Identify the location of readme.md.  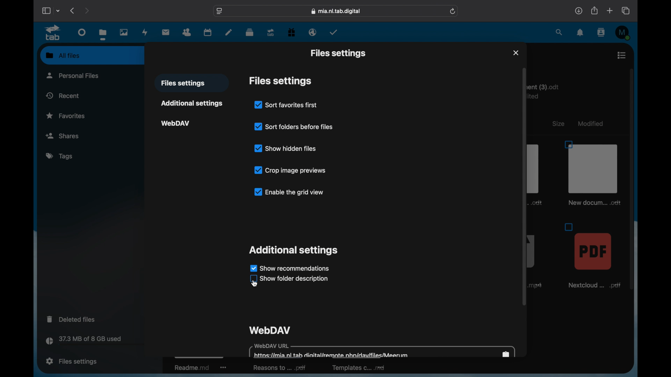
(200, 369).